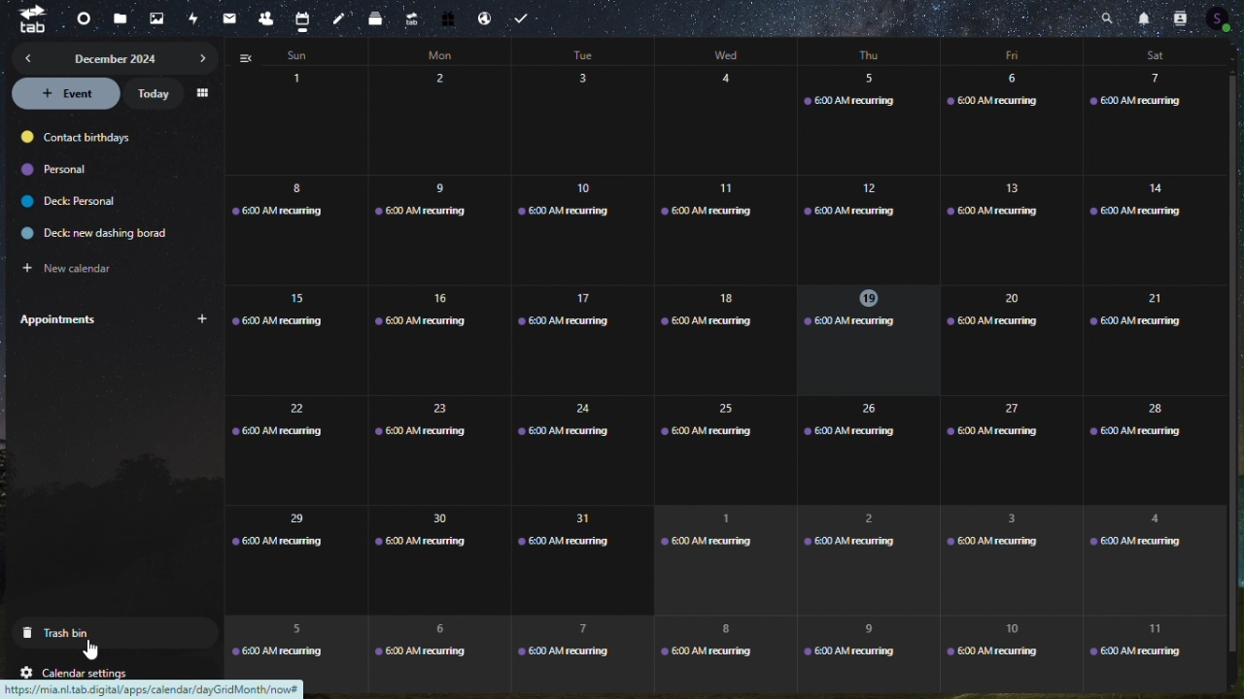 Image resolution: width=1244 pixels, height=699 pixels. Describe the element at coordinates (1221, 20) in the screenshot. I see `Account icon contacts` at that location.